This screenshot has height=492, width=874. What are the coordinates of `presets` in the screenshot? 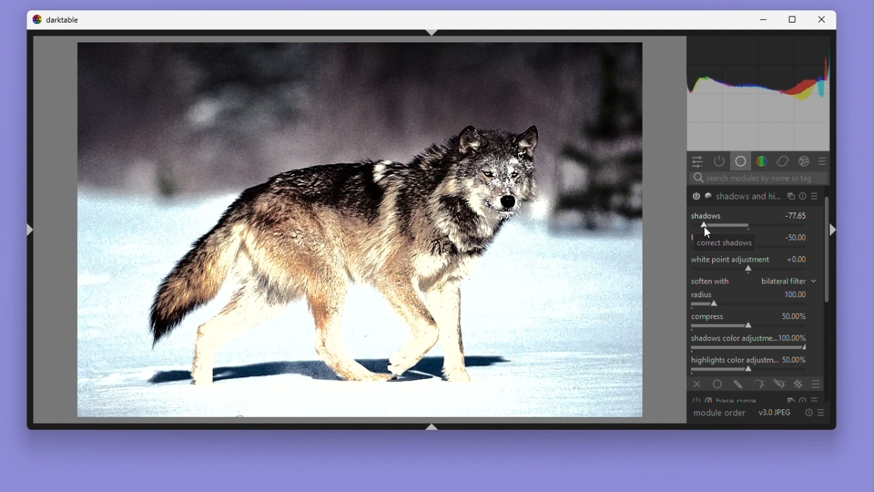 It's located at (814, 197).